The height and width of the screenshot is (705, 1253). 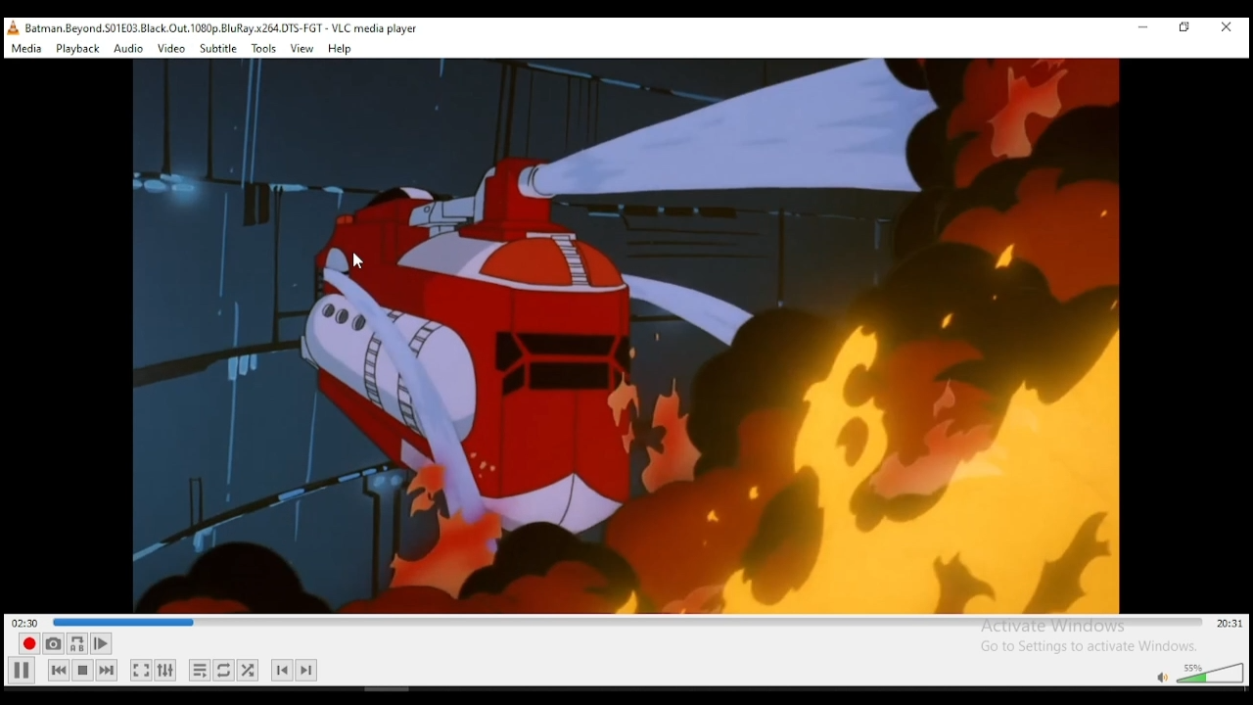 What do you see at coordinates (225, 670) in the screenshot?
I see `click to select between loop all, loop on, and no loop` at bounding box center [225, 670].